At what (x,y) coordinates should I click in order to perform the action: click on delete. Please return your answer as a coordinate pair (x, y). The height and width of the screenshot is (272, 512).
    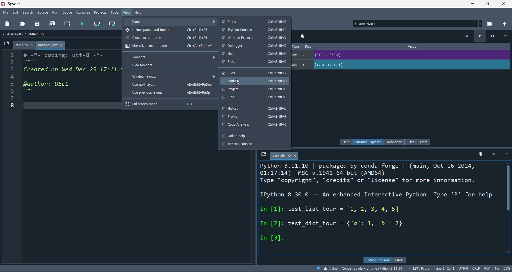
    Looking at the image, I should click on (480, 154).